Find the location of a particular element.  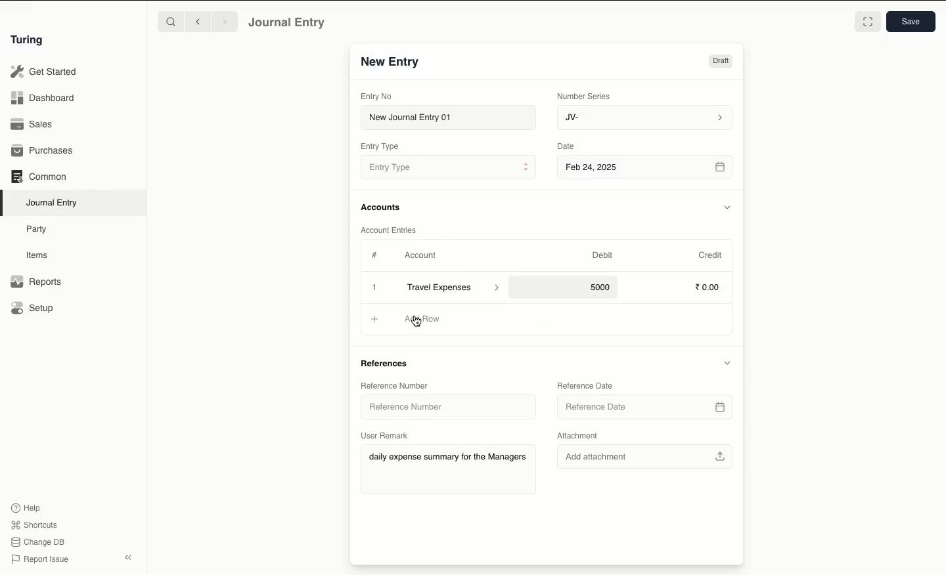

Feb 24, 2025 is located at coordinates (646, 169).